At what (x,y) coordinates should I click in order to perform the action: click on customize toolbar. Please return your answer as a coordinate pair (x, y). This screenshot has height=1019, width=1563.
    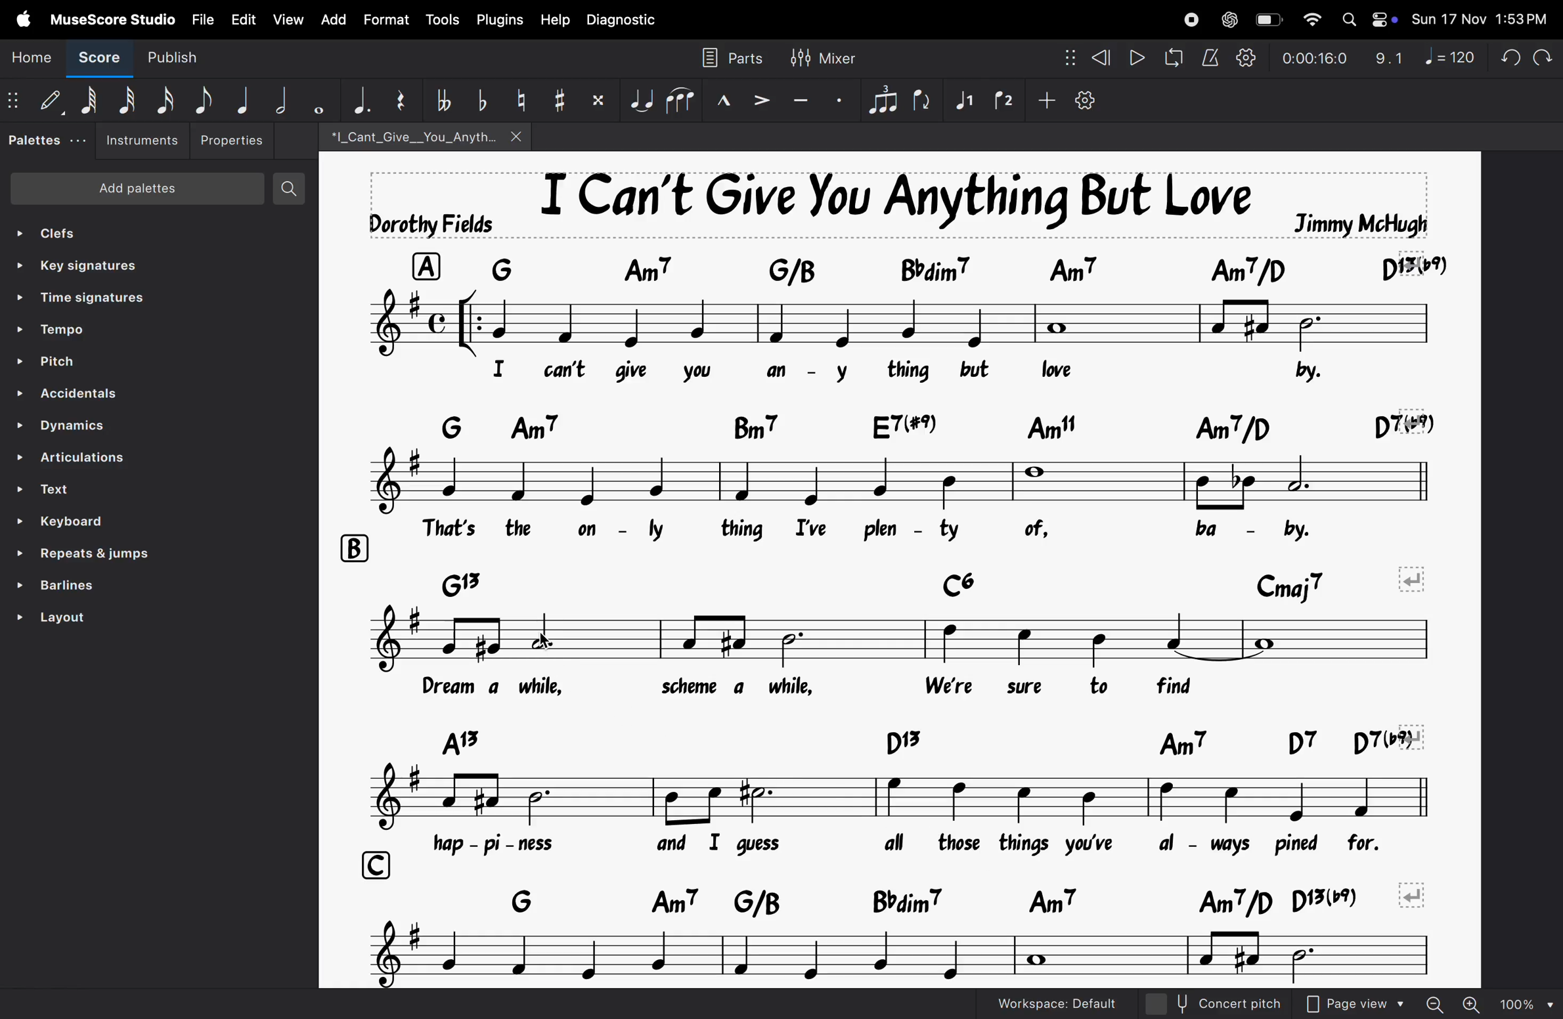
    Looking at the image, I should click on (1093, 99).